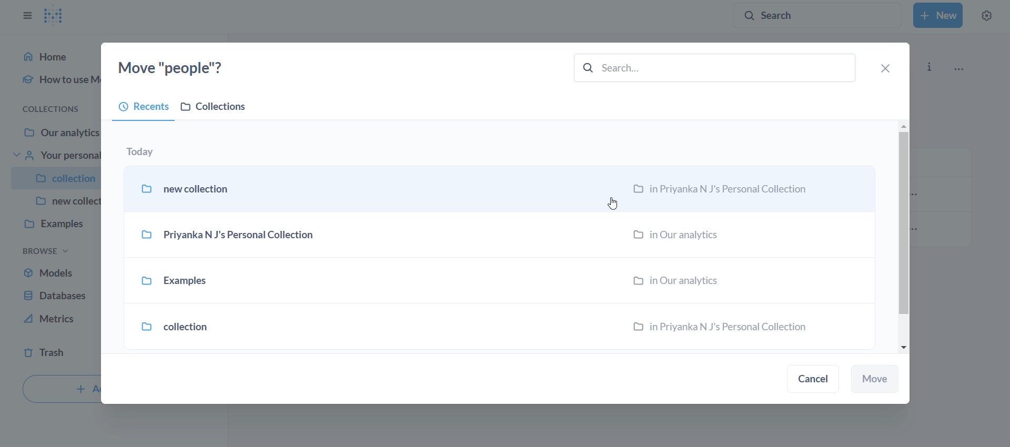 This screenshot has width=1010, height=447. Describe the element at coordinates (928, 67) in the screenshot. I see `info` at that location.